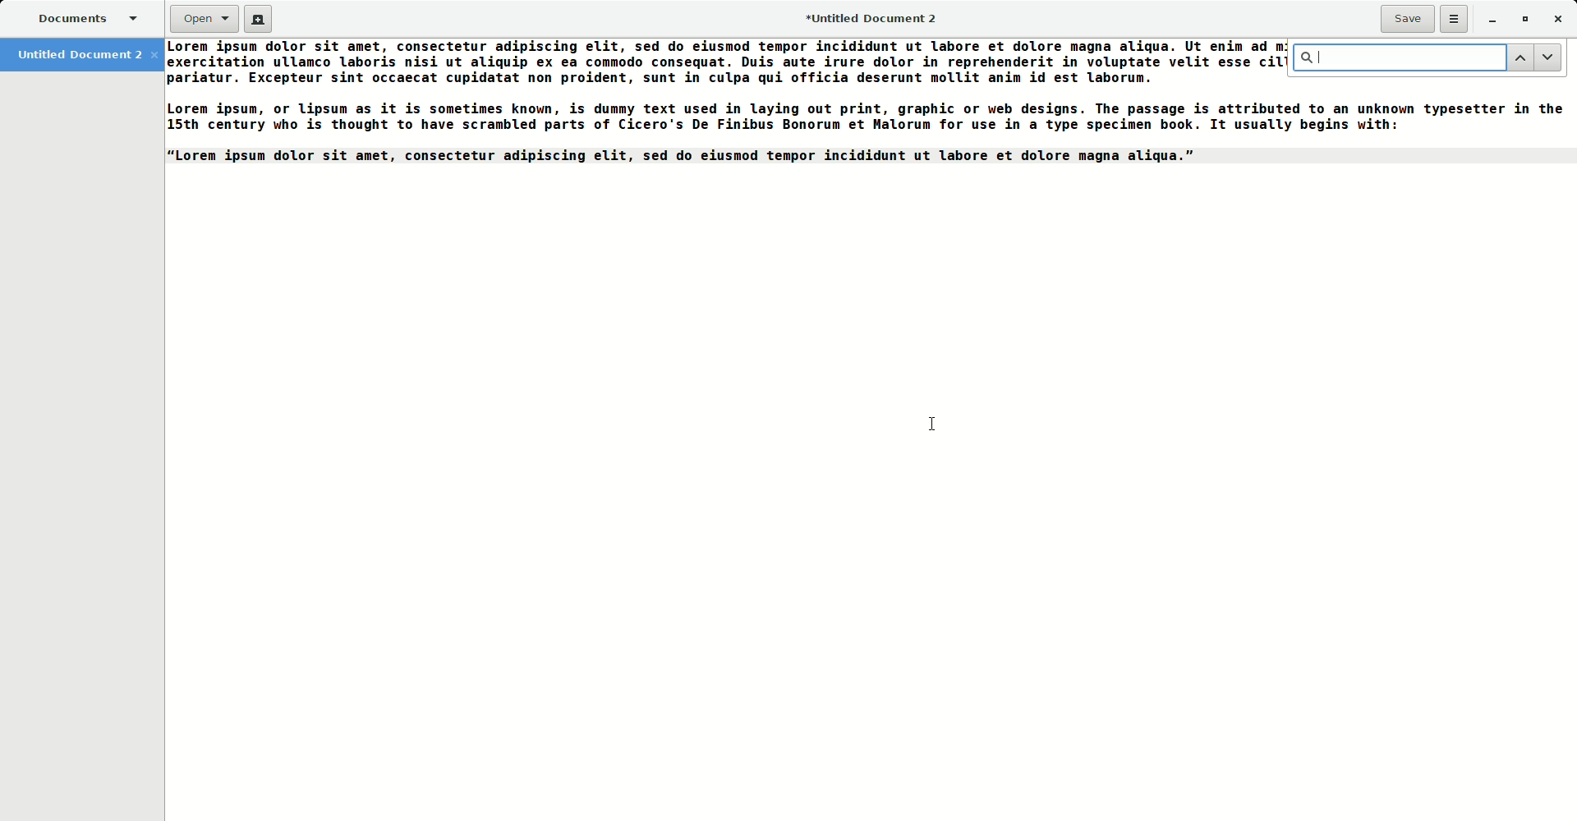 The image size is (1577, 821). What do you see at coordinates (869, 17) in the screenshot?
I see `Untitled Document 2` at bounding box center [869, 17].